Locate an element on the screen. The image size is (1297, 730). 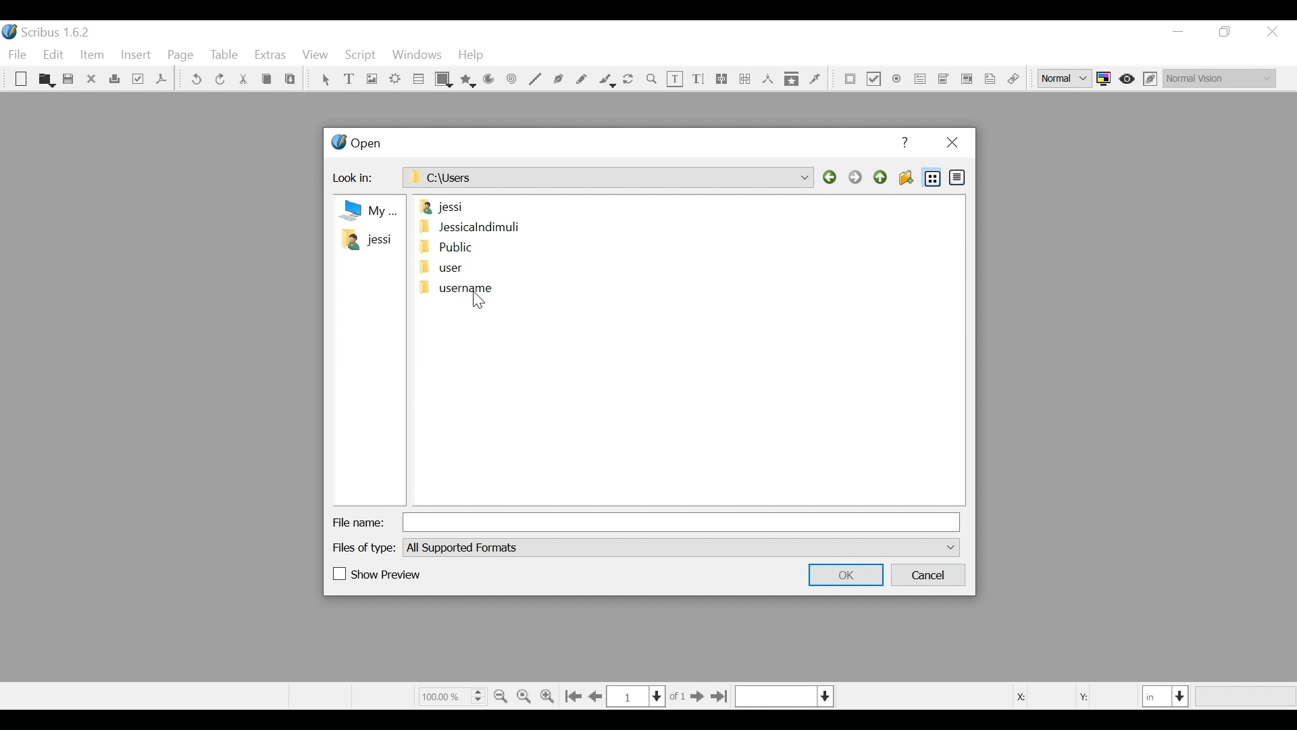
Image Frame is located at coordinates (371, 80).